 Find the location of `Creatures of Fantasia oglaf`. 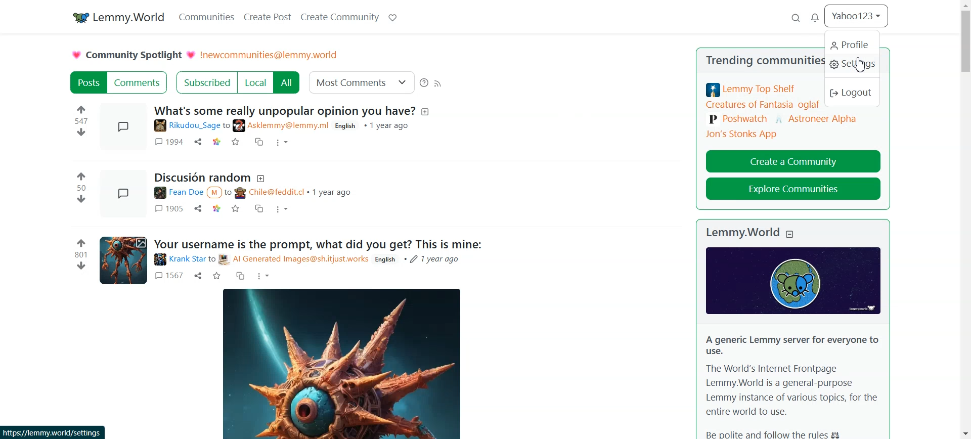

Creatures of Fantasia oglaf is located at coordinates (763, 105).